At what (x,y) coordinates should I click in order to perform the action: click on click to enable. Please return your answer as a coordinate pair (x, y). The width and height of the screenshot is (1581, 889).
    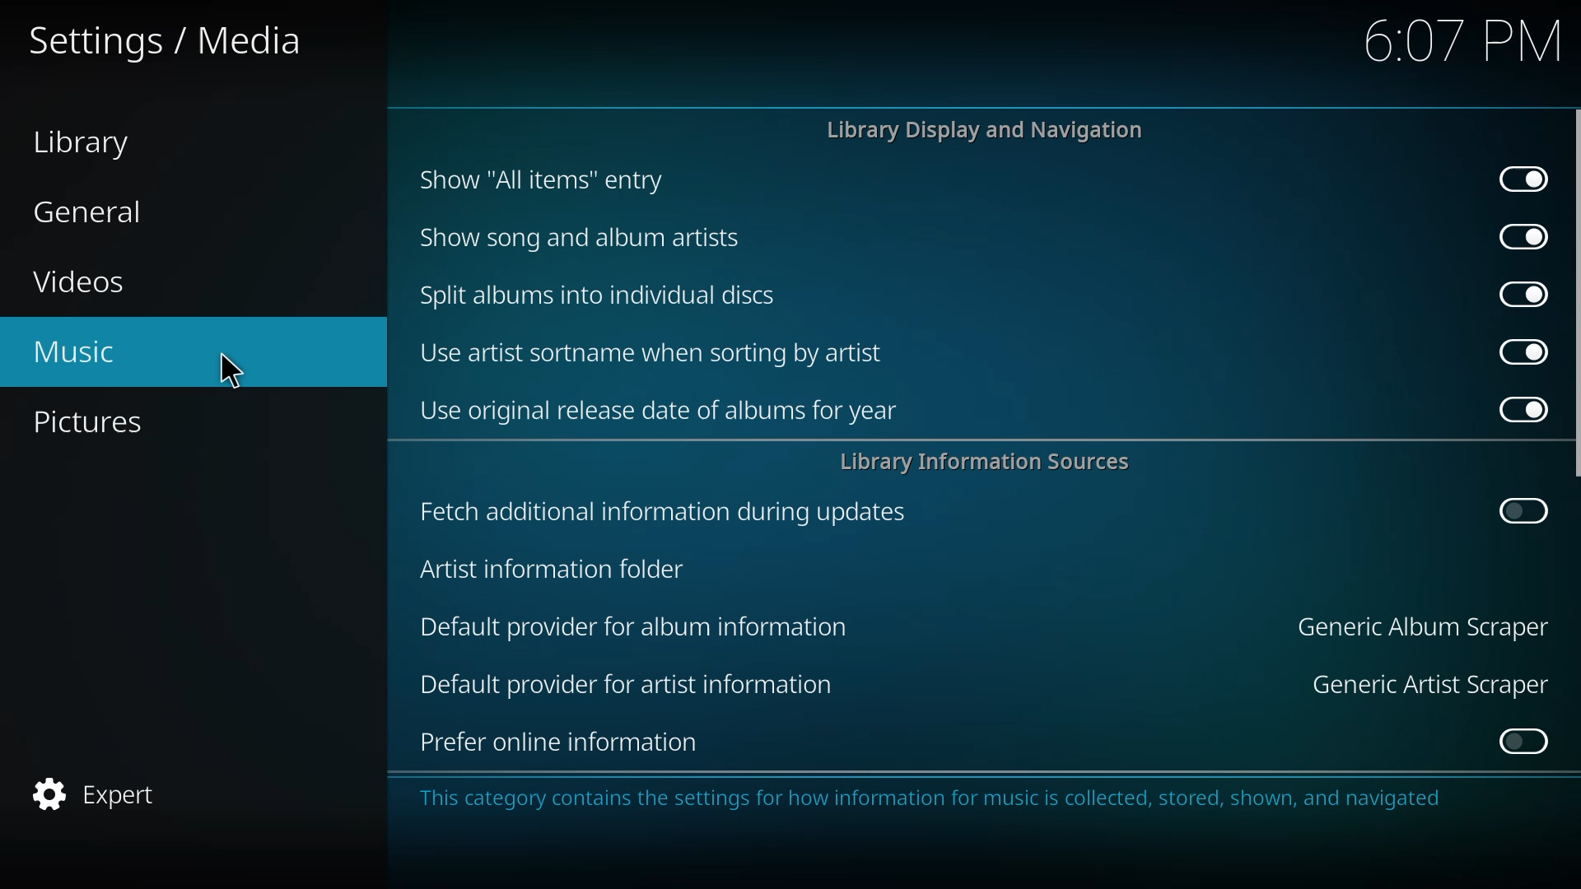
    Looking at the image, I should click on (1525, 510).